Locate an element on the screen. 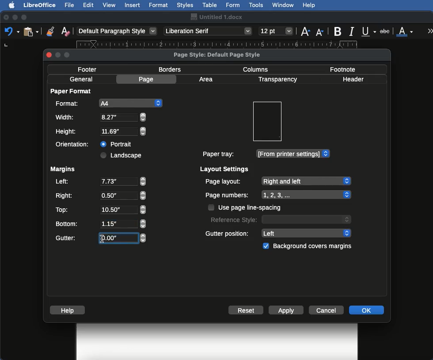 This screenshot has width=433, height=360. Size increase is located at coordinates (305, 31).